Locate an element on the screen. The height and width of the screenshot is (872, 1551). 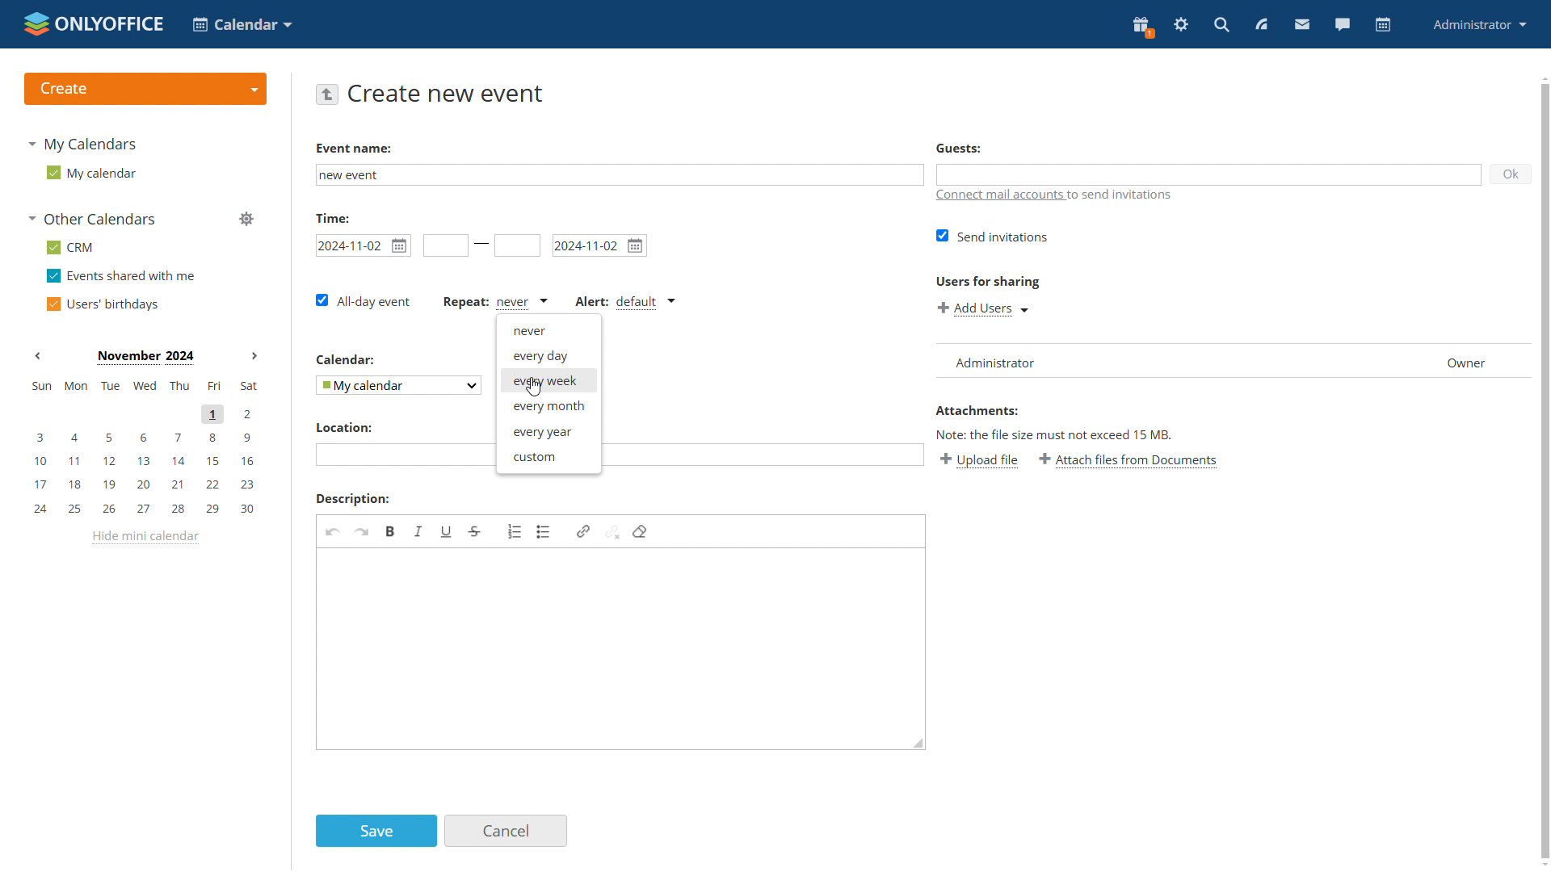
link is located at coordinates (583, 531).